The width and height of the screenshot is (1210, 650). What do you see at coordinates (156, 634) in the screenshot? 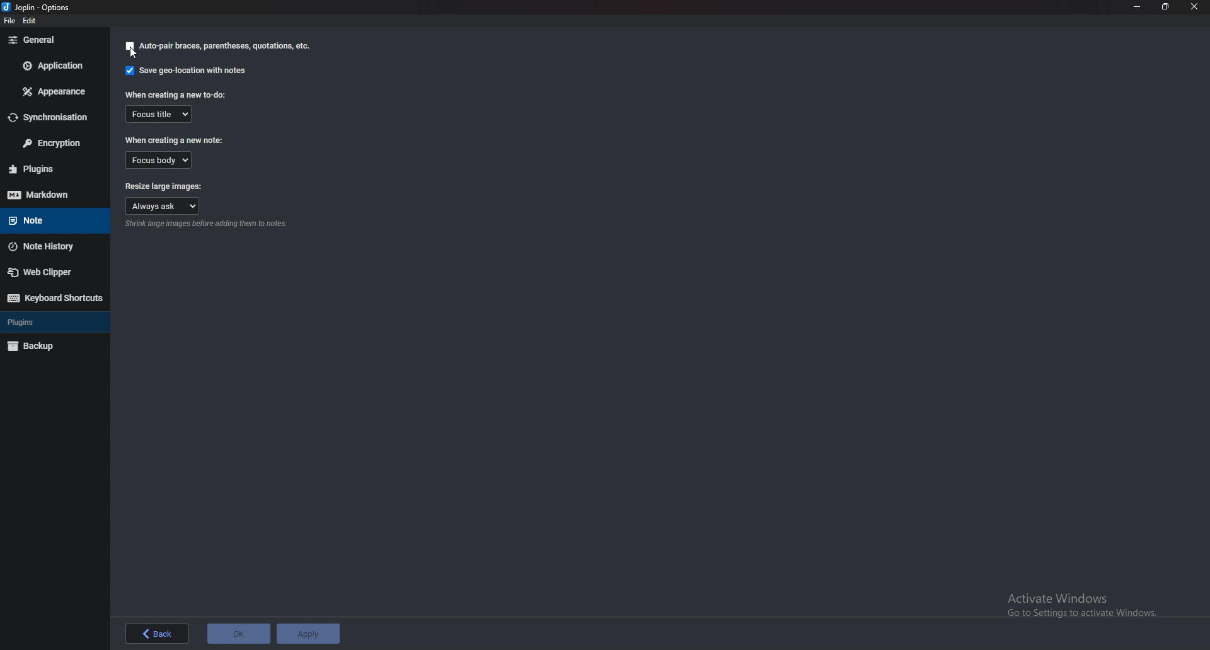
I see `back` at bounding box center [156, 634].